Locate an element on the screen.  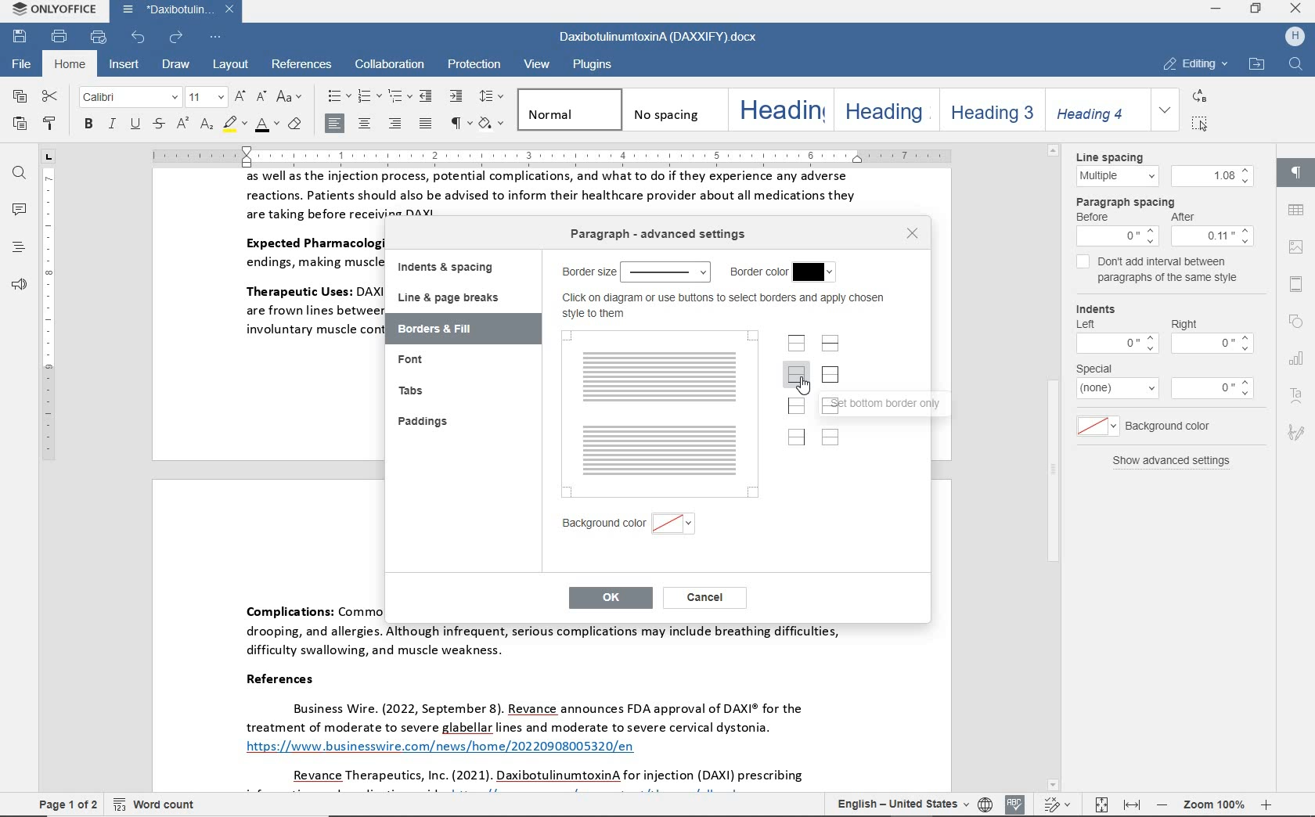
layout is located at coordinates (229, 65).